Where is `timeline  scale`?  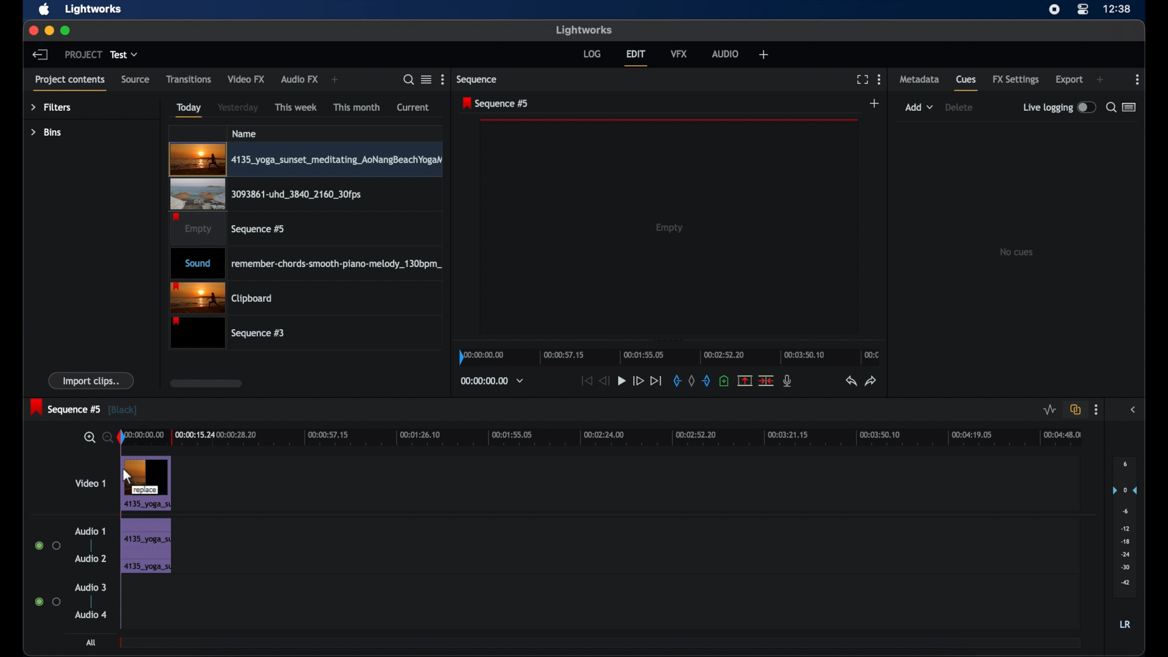 timeline  scale is located at coordinates (668, 355).